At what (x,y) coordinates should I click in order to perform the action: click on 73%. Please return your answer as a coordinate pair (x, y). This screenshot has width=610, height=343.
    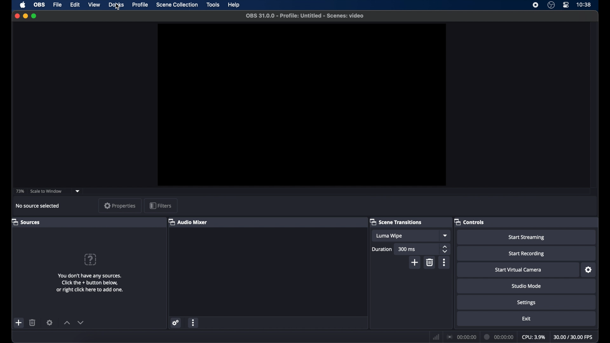
    Looking at the image, I should click on (20, 191).